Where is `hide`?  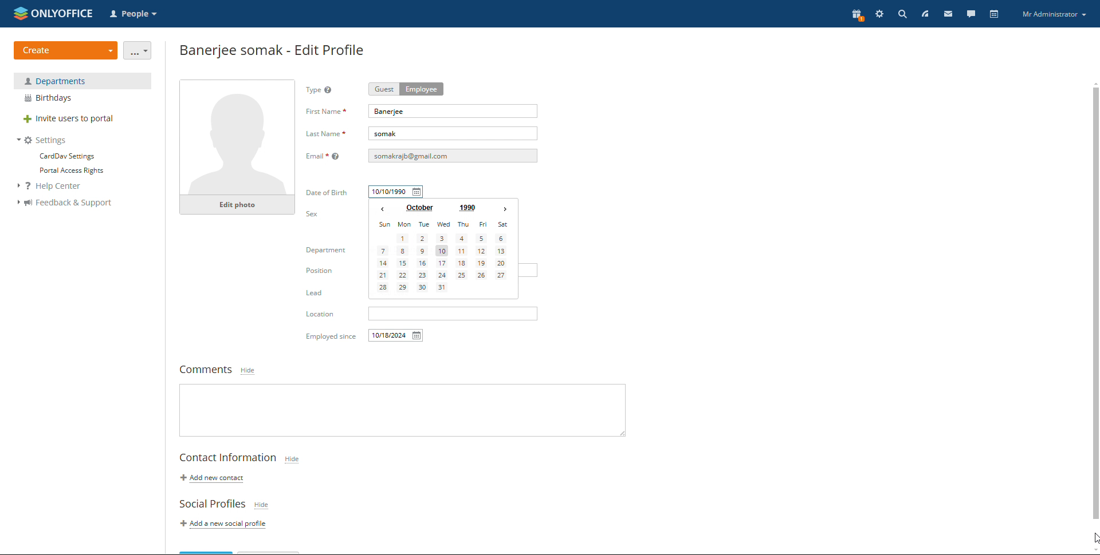 hide is located at coordinates (293, 459).